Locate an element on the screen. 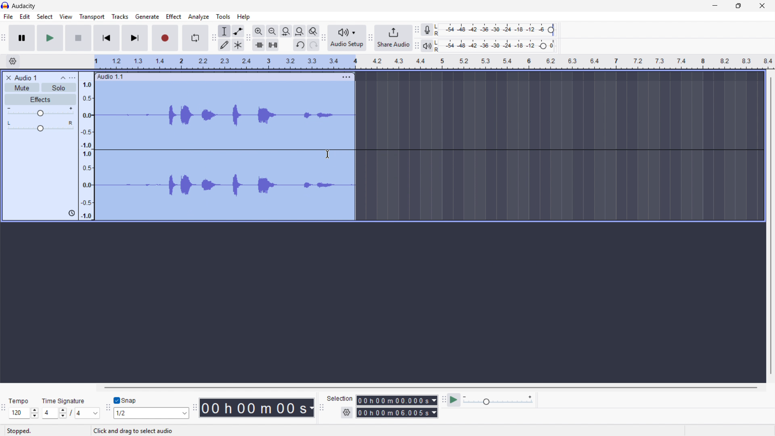  Transport toolbar  is located at coordinates (3, 39).